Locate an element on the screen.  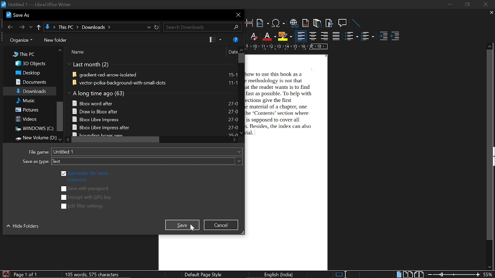
minimize is located at coordinates (449, 5).